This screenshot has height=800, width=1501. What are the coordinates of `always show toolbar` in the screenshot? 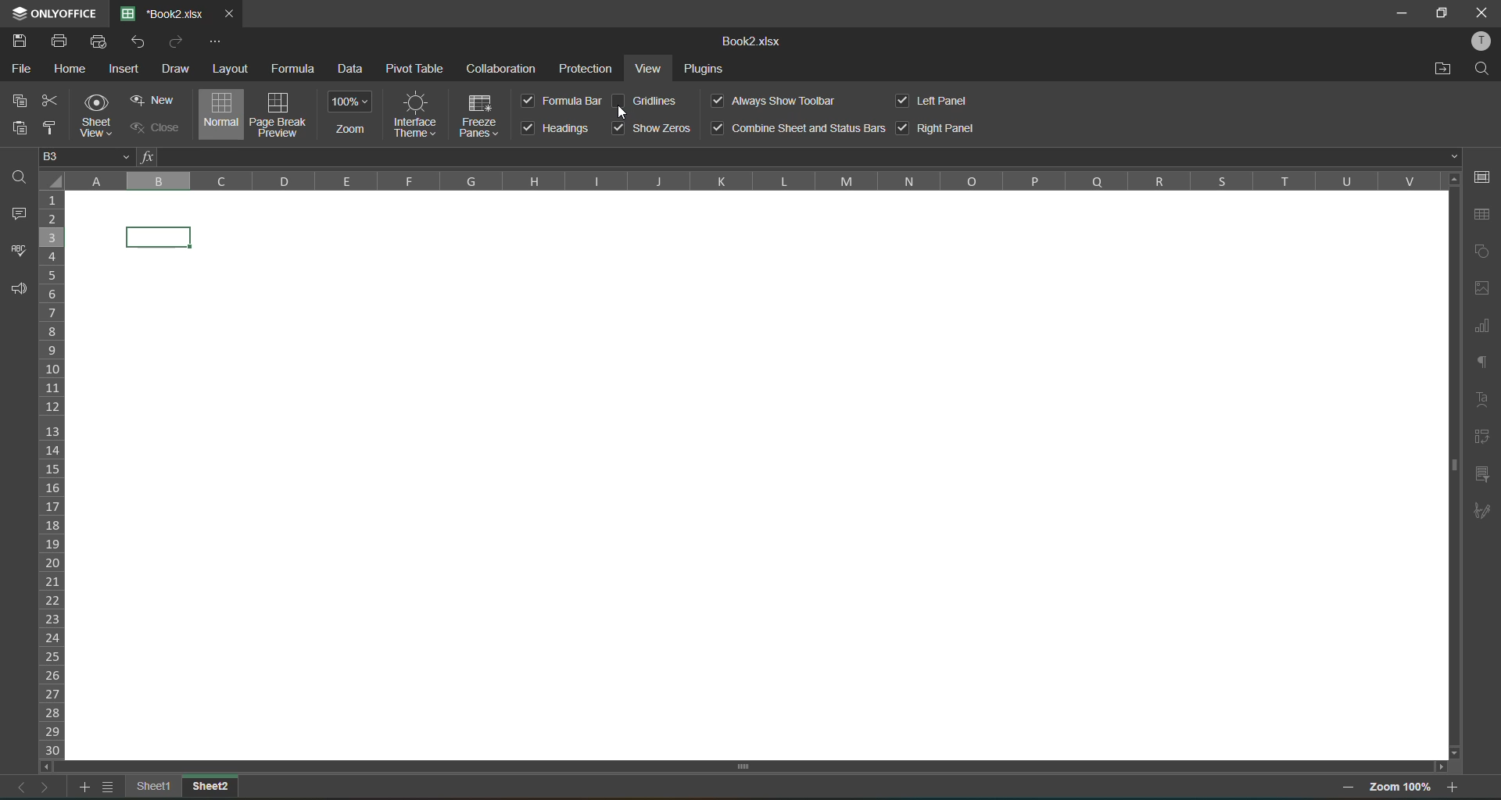 It's located at (775, 102).